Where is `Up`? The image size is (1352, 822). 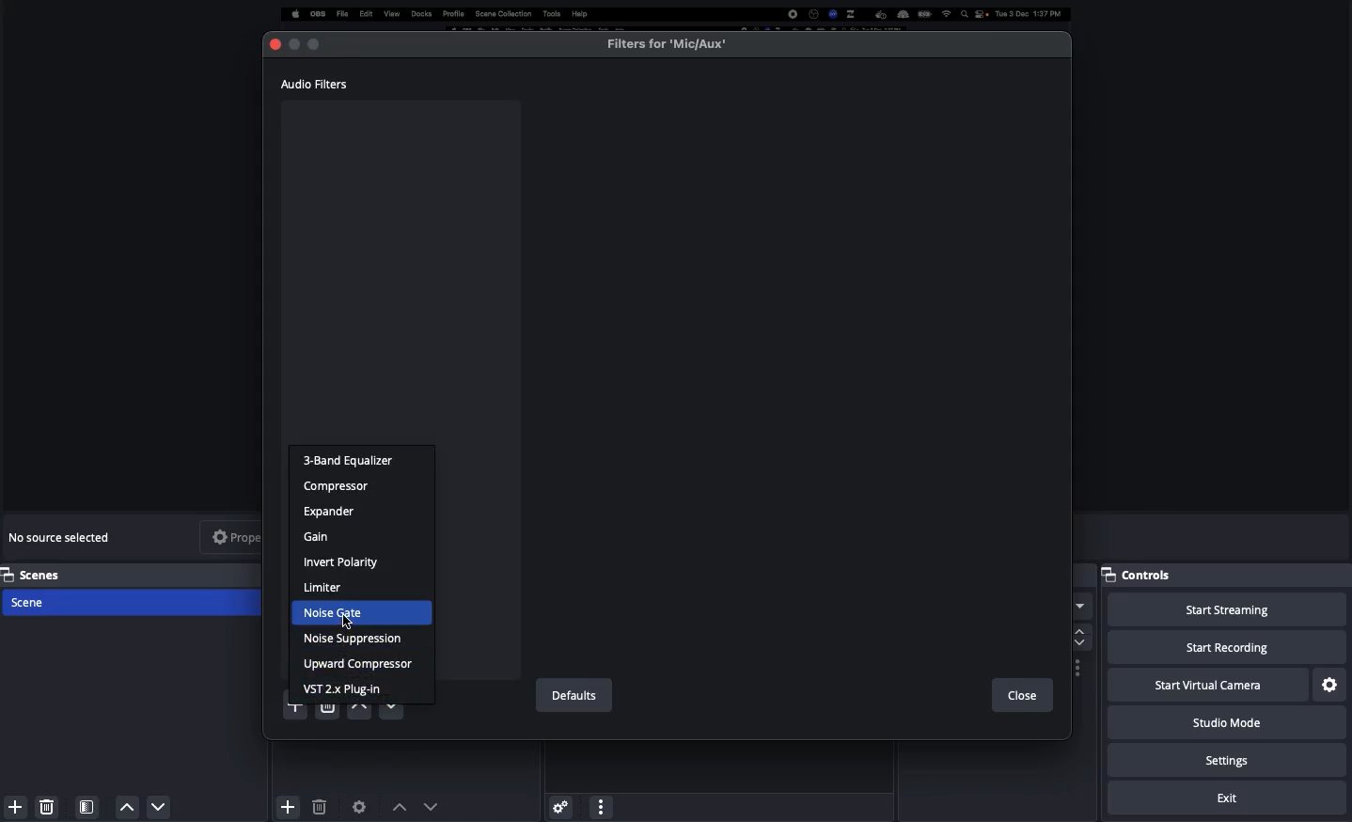 Up is located at coordinates (357, 713).